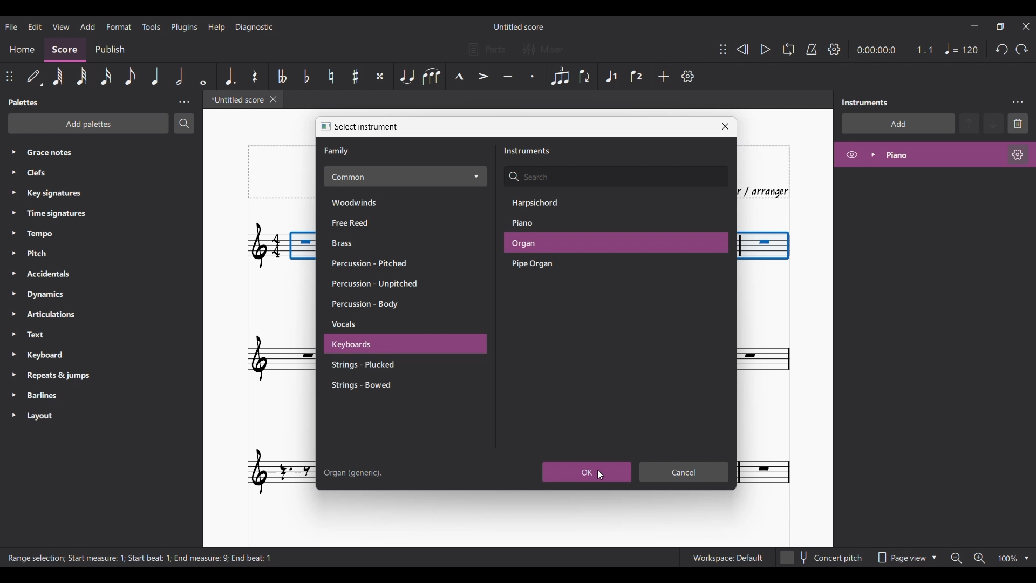 The height and width of the screenshot is (583, 1036). Describe the element at coordinates (1001, 49) in the screenshot. I see `Undo` at that location.